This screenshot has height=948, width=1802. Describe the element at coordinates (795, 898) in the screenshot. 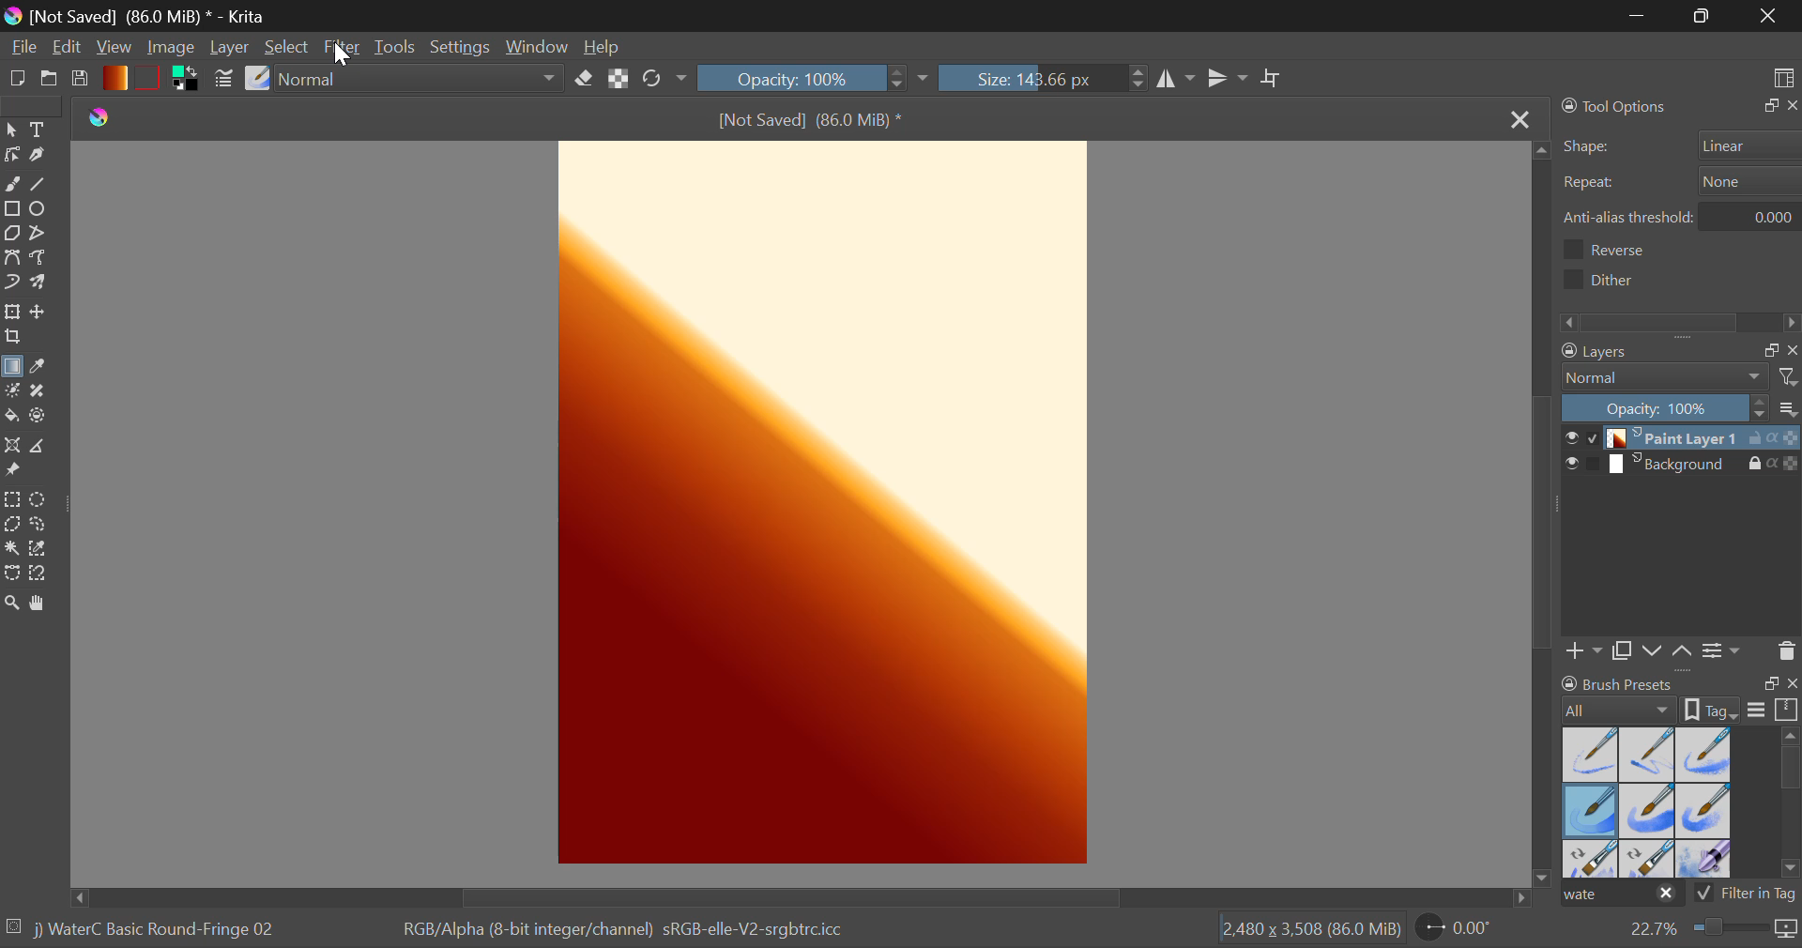

I see `Scroll Bar` at that location.